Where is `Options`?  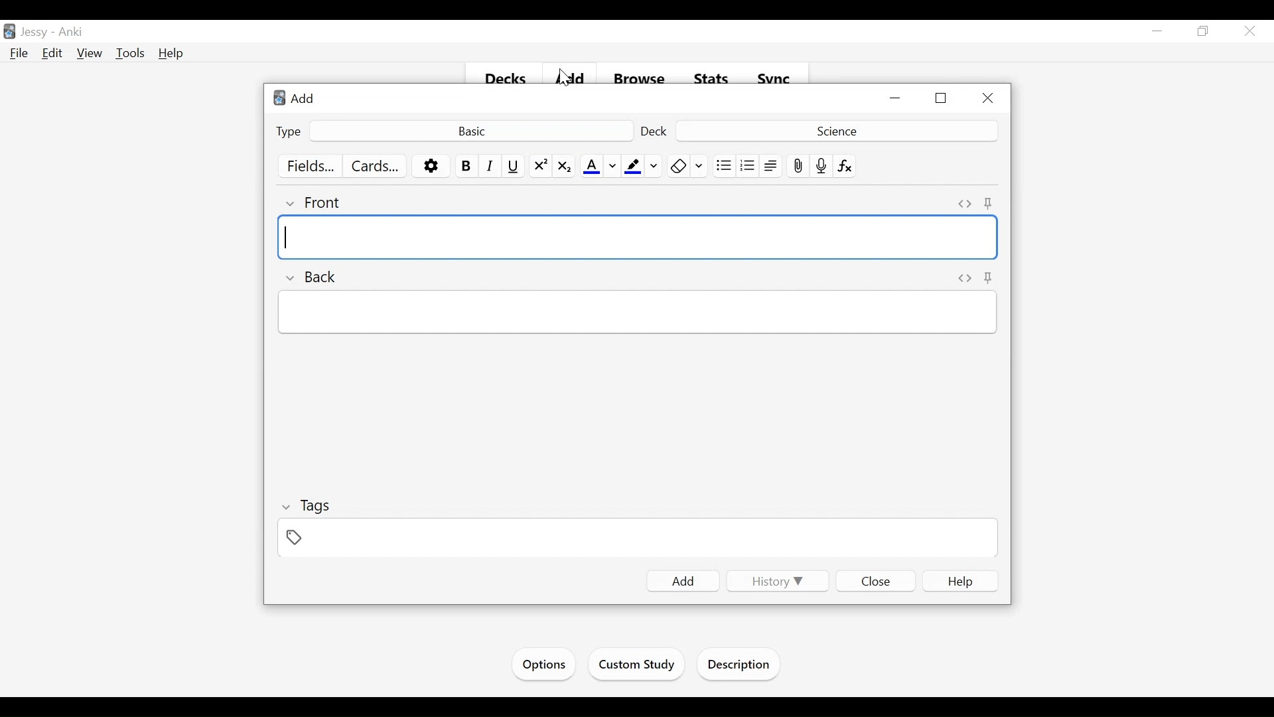
Options is located at coordinates (431, 167).